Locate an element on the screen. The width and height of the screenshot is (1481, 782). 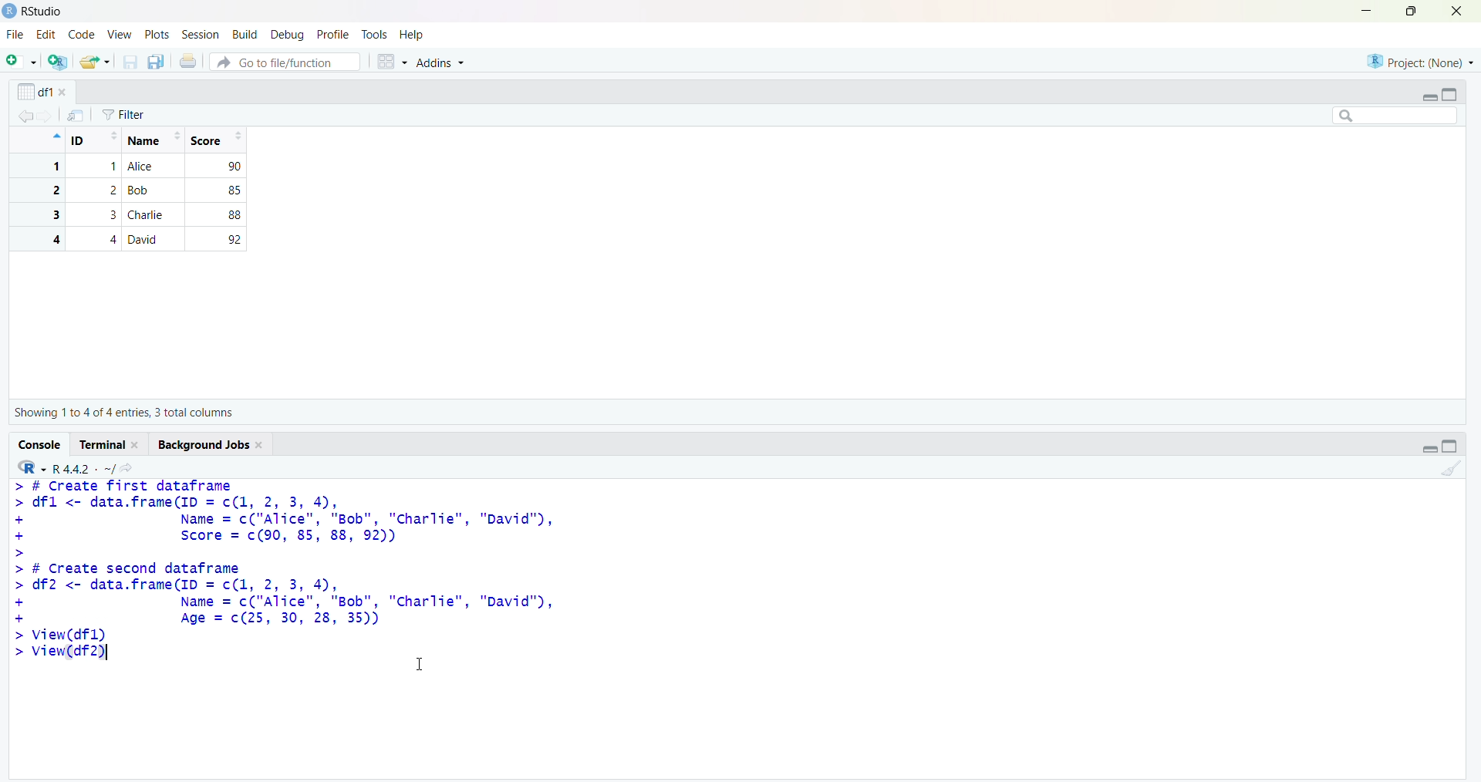
Showing 1 to 4 of 4 entries, 3 total columns is located at coordinates (123, 413).